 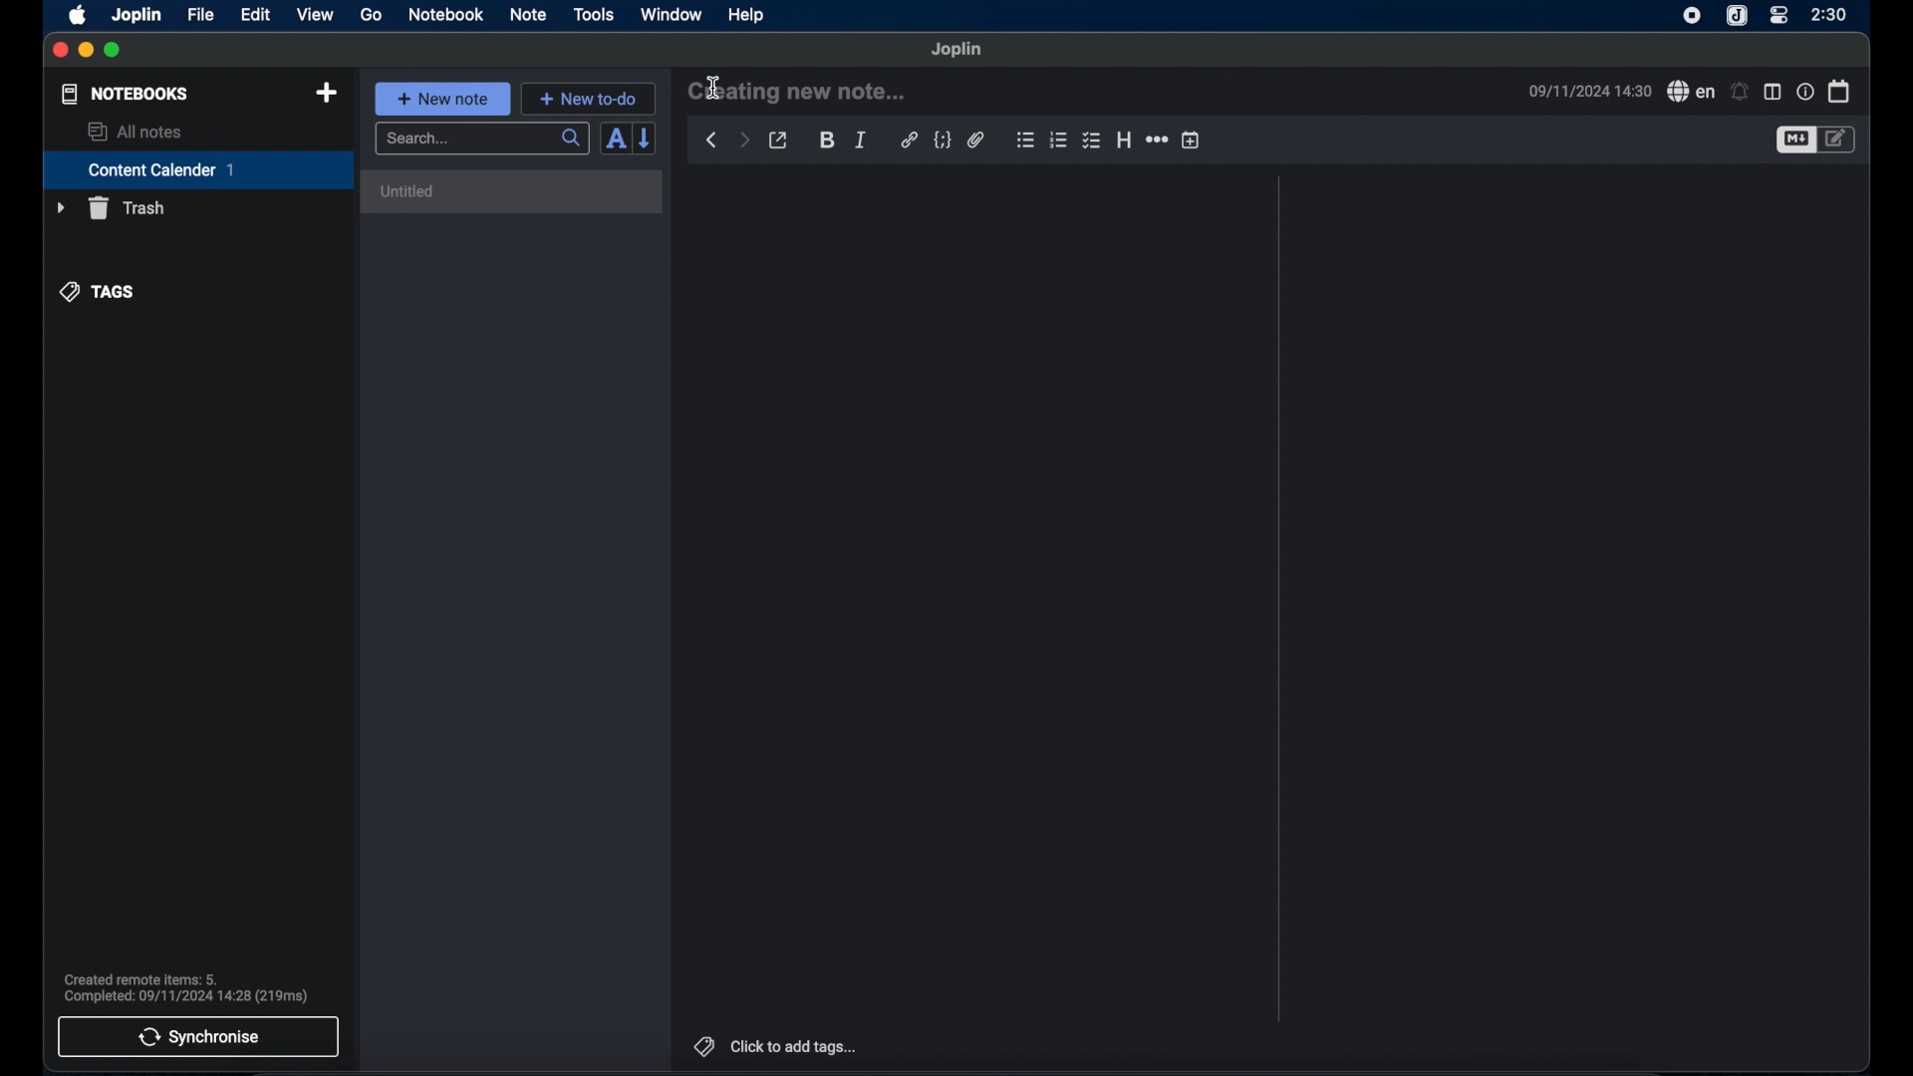 What do you see at coordinates (977, 139) in the screenshot?
I see `attach file` at bounding box center [977, 139].